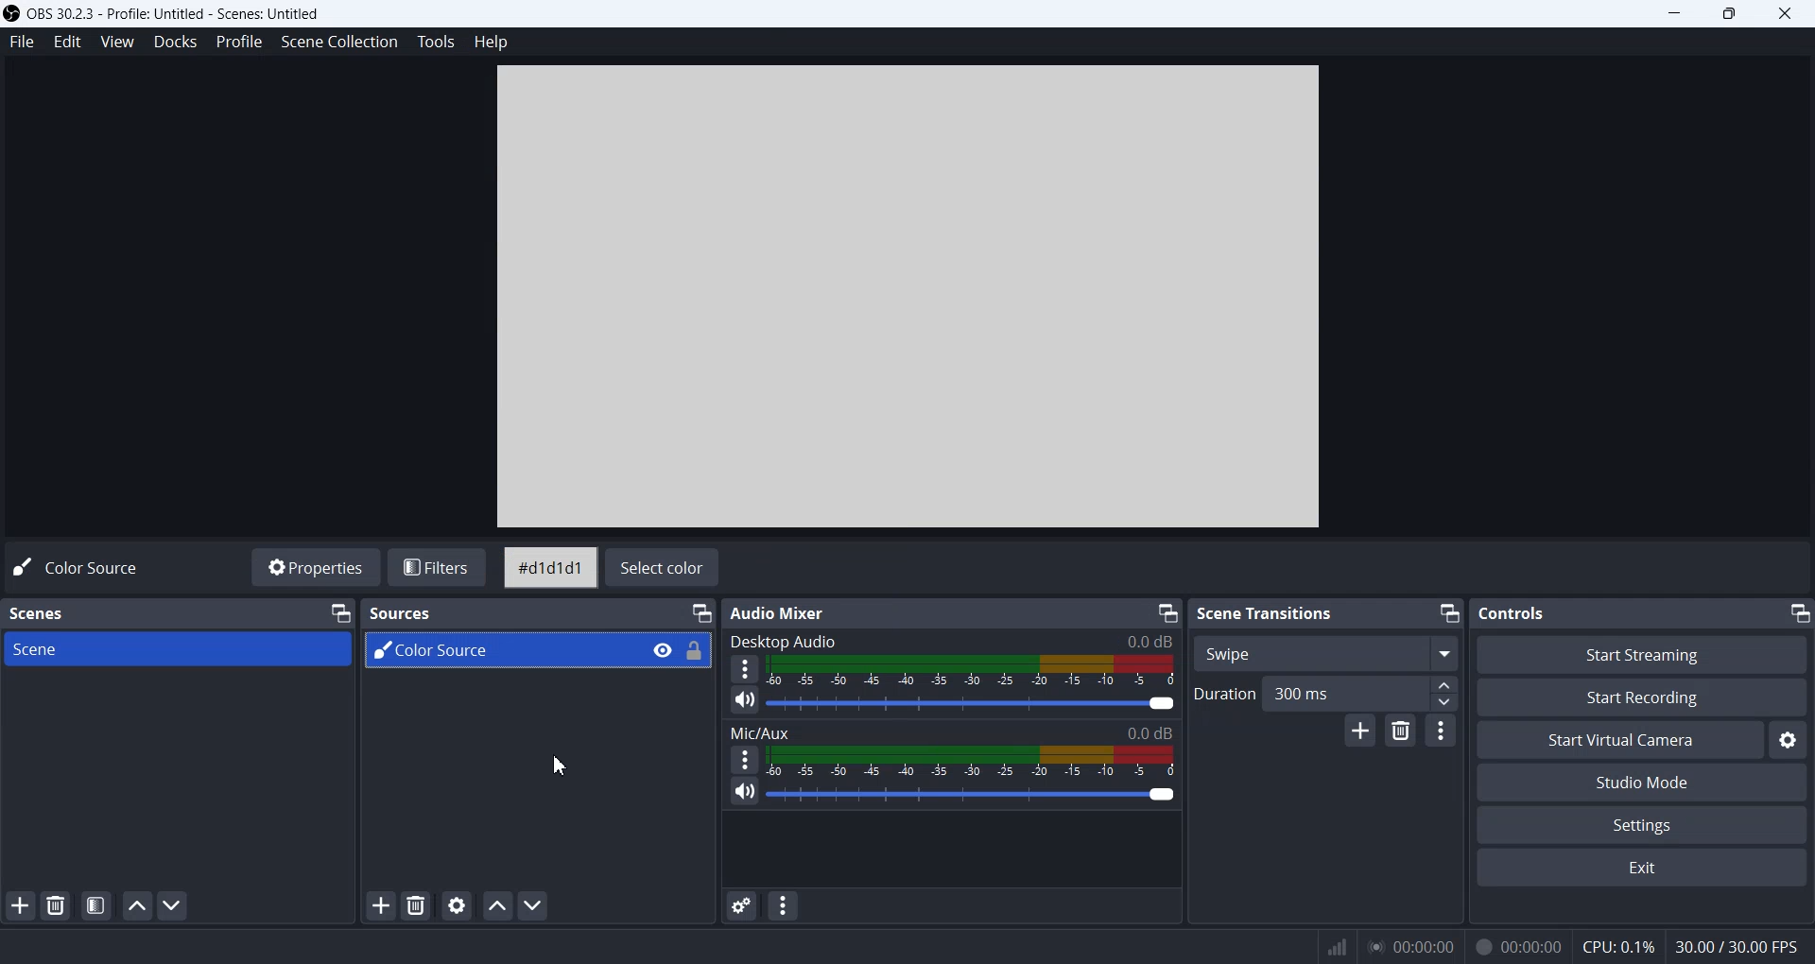 Image resolution: width=1815 pixels, height=964 pixels. Describe the element at coordinates (493, 41) in the screenshot. I see `Help` at that location.